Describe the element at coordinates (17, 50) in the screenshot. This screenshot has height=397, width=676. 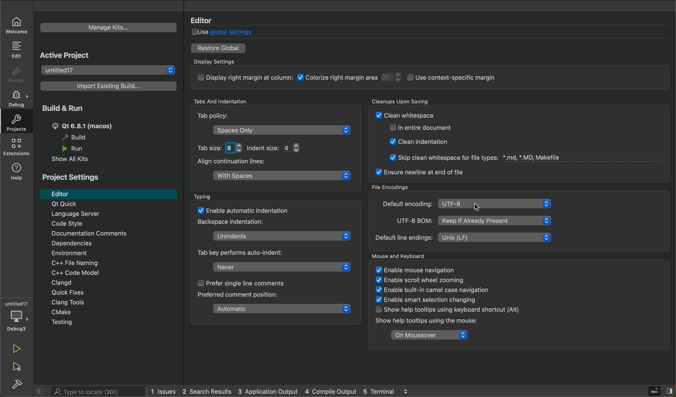
I see `edit` at that location.